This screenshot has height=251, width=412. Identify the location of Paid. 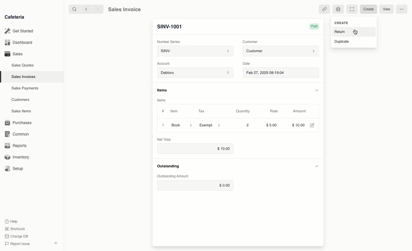
(315, 26).